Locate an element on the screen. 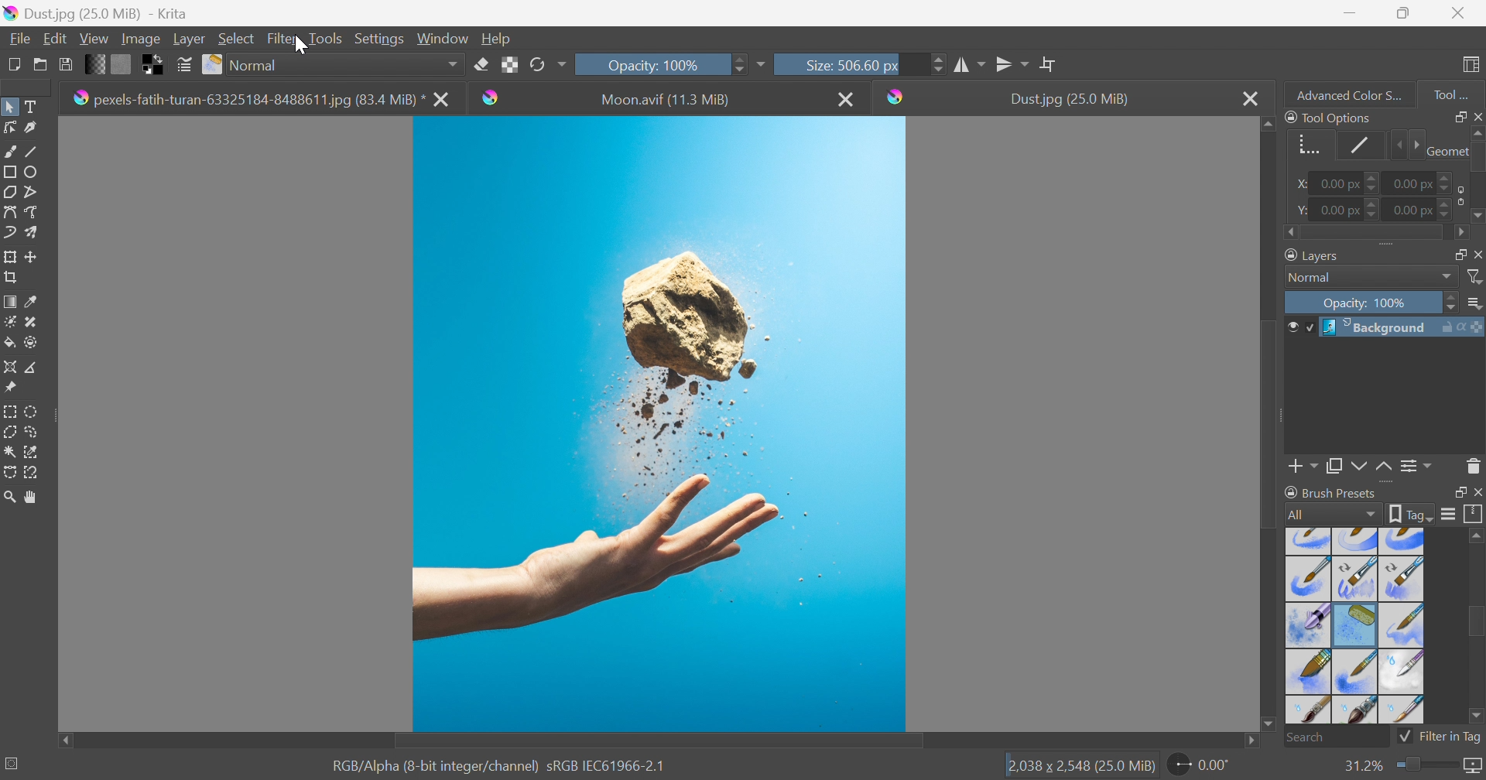  Dust.jpg (25.0 MB) is located at coordinates (95, 12).